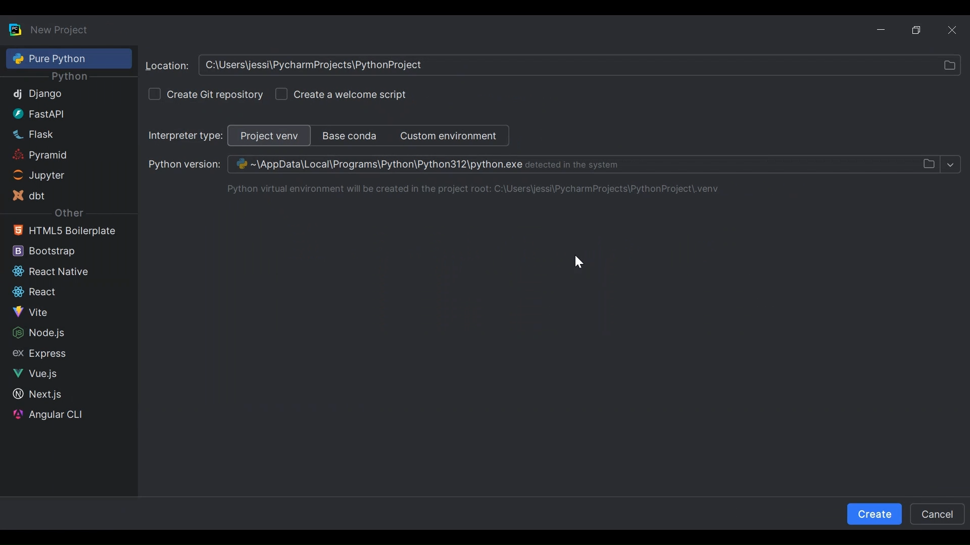 The height and width of the screenshot is (545, 970). What do you see at coordinates (515, 163) in the screenshot?
I see `Browse Python Version` at bounding box center [515, 163].